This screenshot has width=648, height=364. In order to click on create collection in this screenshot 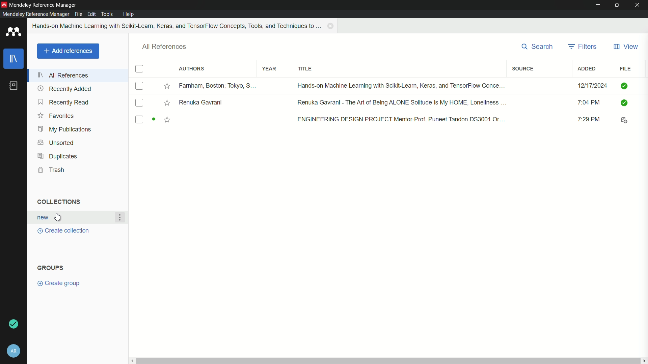, I will do `click(62, 231)`.